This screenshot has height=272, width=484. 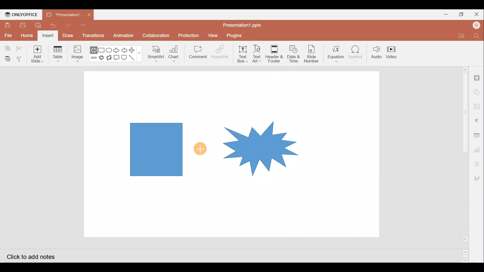 I want to click on Minus, so click(x=93, y=59).